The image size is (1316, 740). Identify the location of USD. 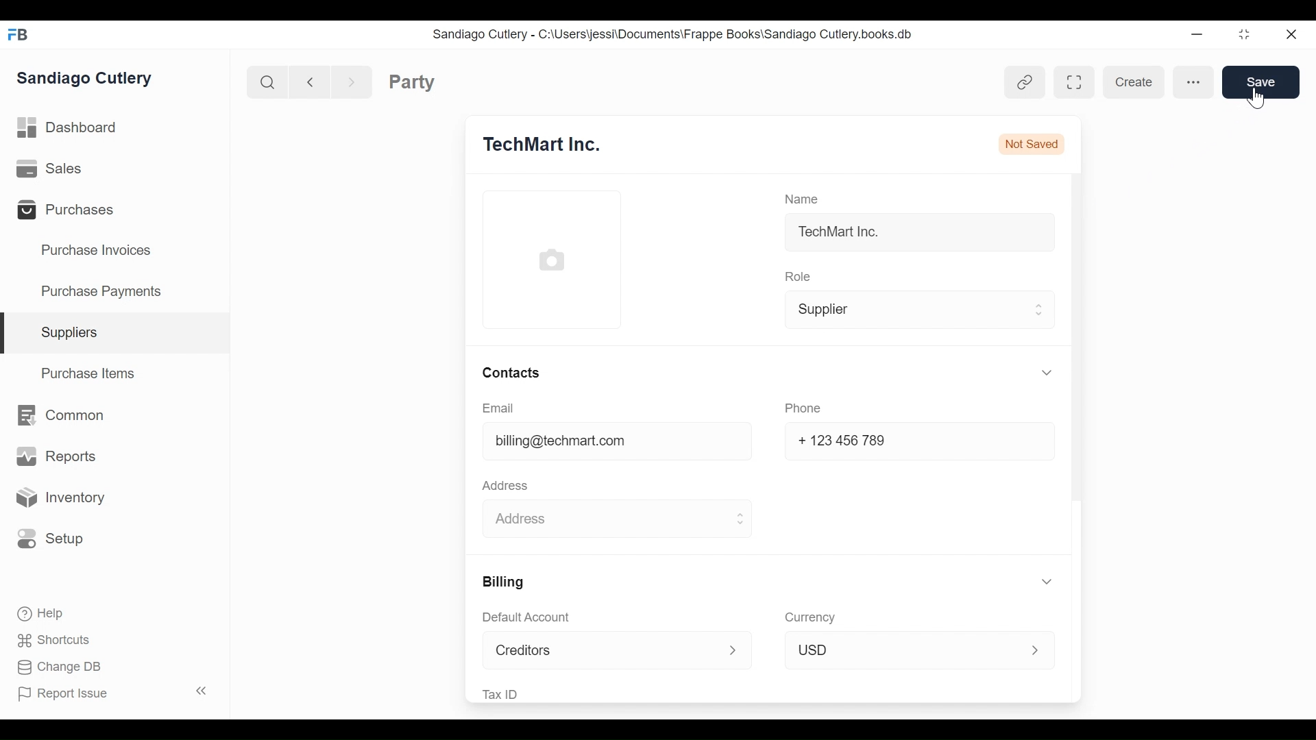
(916, 648).